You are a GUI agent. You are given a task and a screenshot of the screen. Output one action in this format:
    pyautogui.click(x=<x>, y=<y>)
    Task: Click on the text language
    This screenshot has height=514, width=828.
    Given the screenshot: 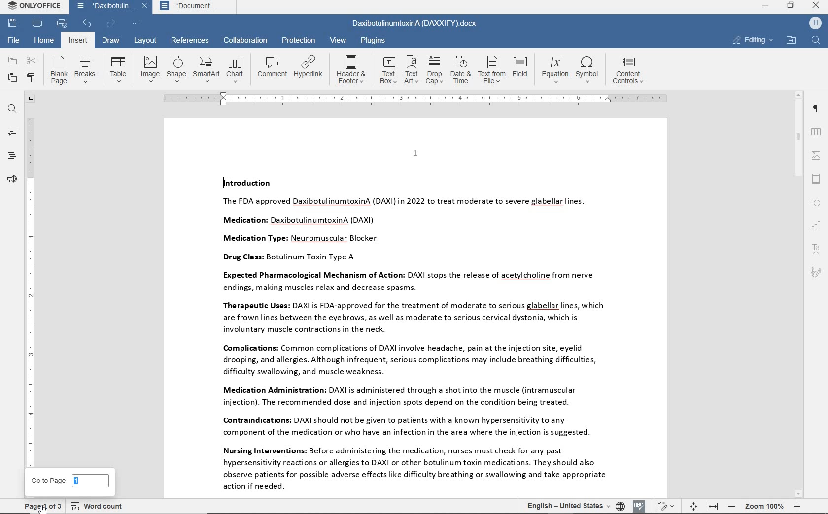 What is the action you would take?
    pyautogui.click(x=565, y=505)
    